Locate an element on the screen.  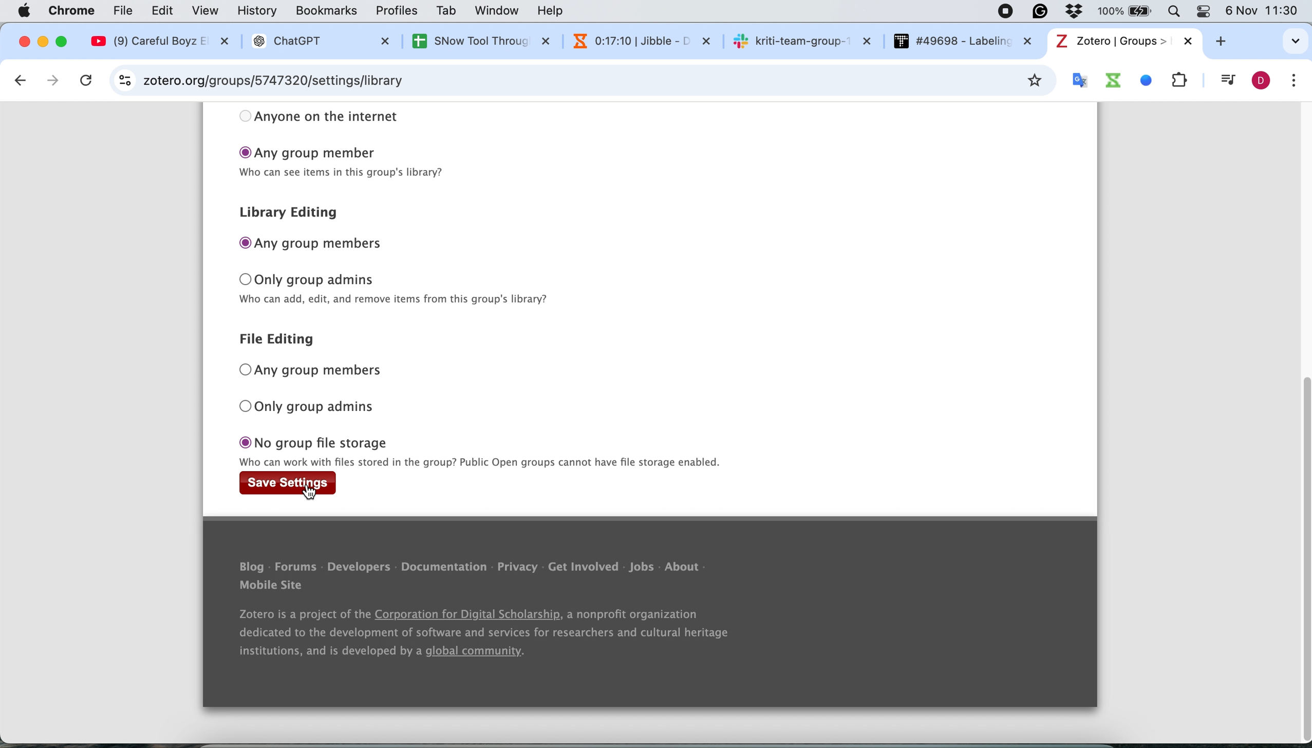
save settings is located at coordinates (285, 482).